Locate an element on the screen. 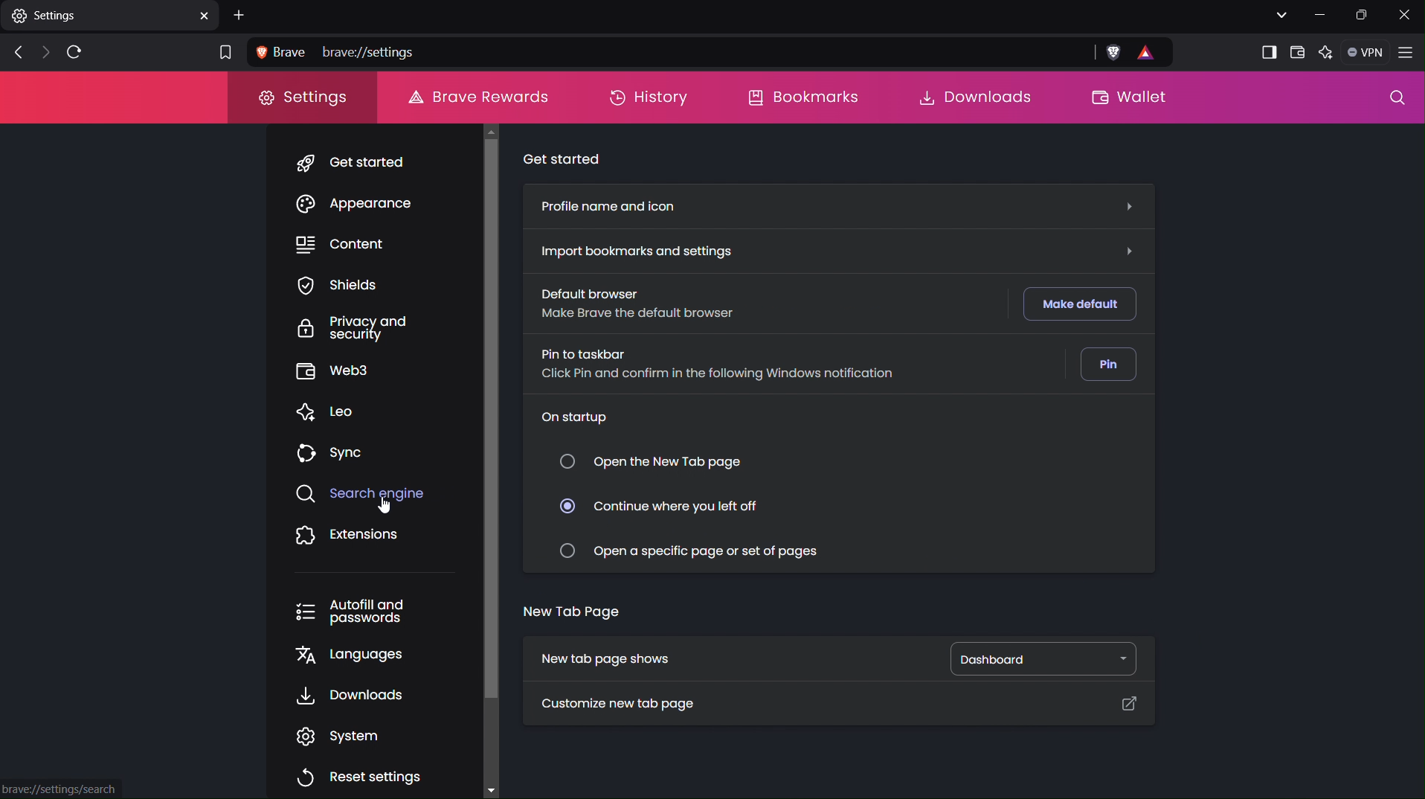  Wallet is located at coordinates (1298, 52).